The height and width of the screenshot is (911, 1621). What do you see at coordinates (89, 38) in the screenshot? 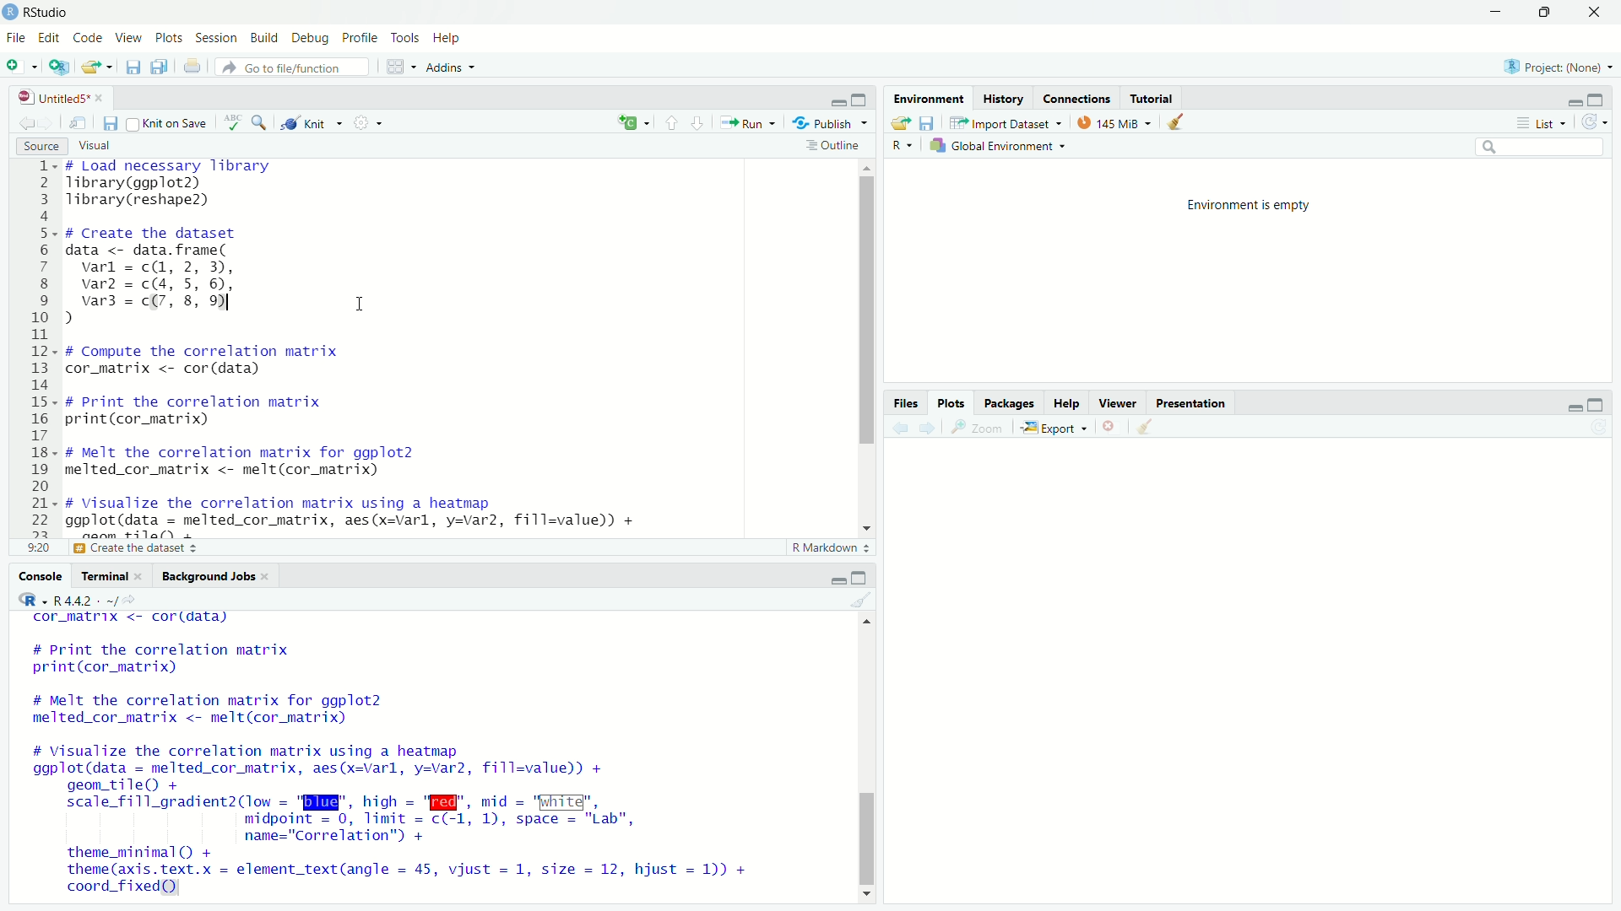
I see `code` at bounding box center [89, 38].